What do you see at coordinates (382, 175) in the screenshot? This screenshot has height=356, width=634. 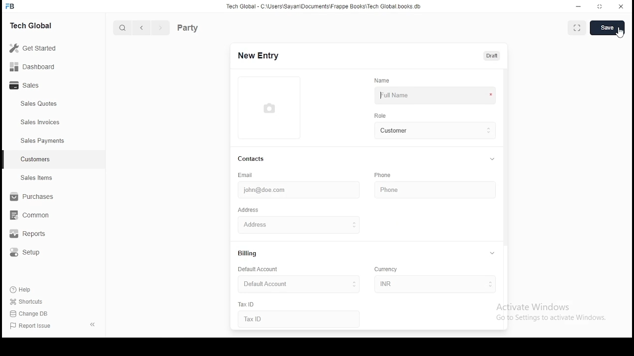 I see `phone` at bounding box center [382, 175].